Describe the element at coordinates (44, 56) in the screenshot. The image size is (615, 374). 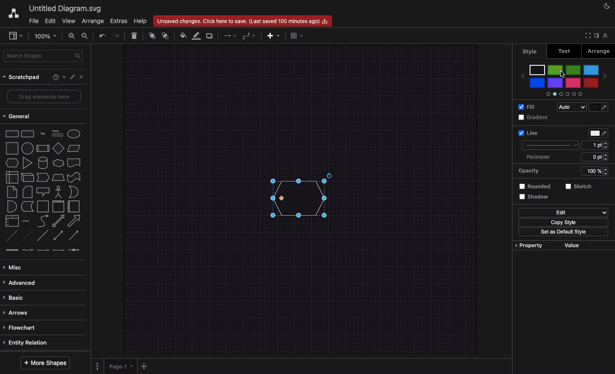
I see `Search shapes` at that location.